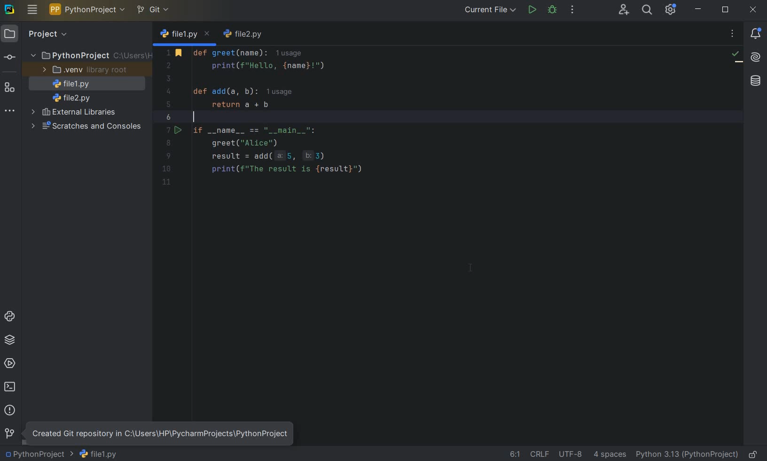 The image size is (767, 461). Describe the element at coordinates (297, 114) in the screenshot. I see `code` at that location.